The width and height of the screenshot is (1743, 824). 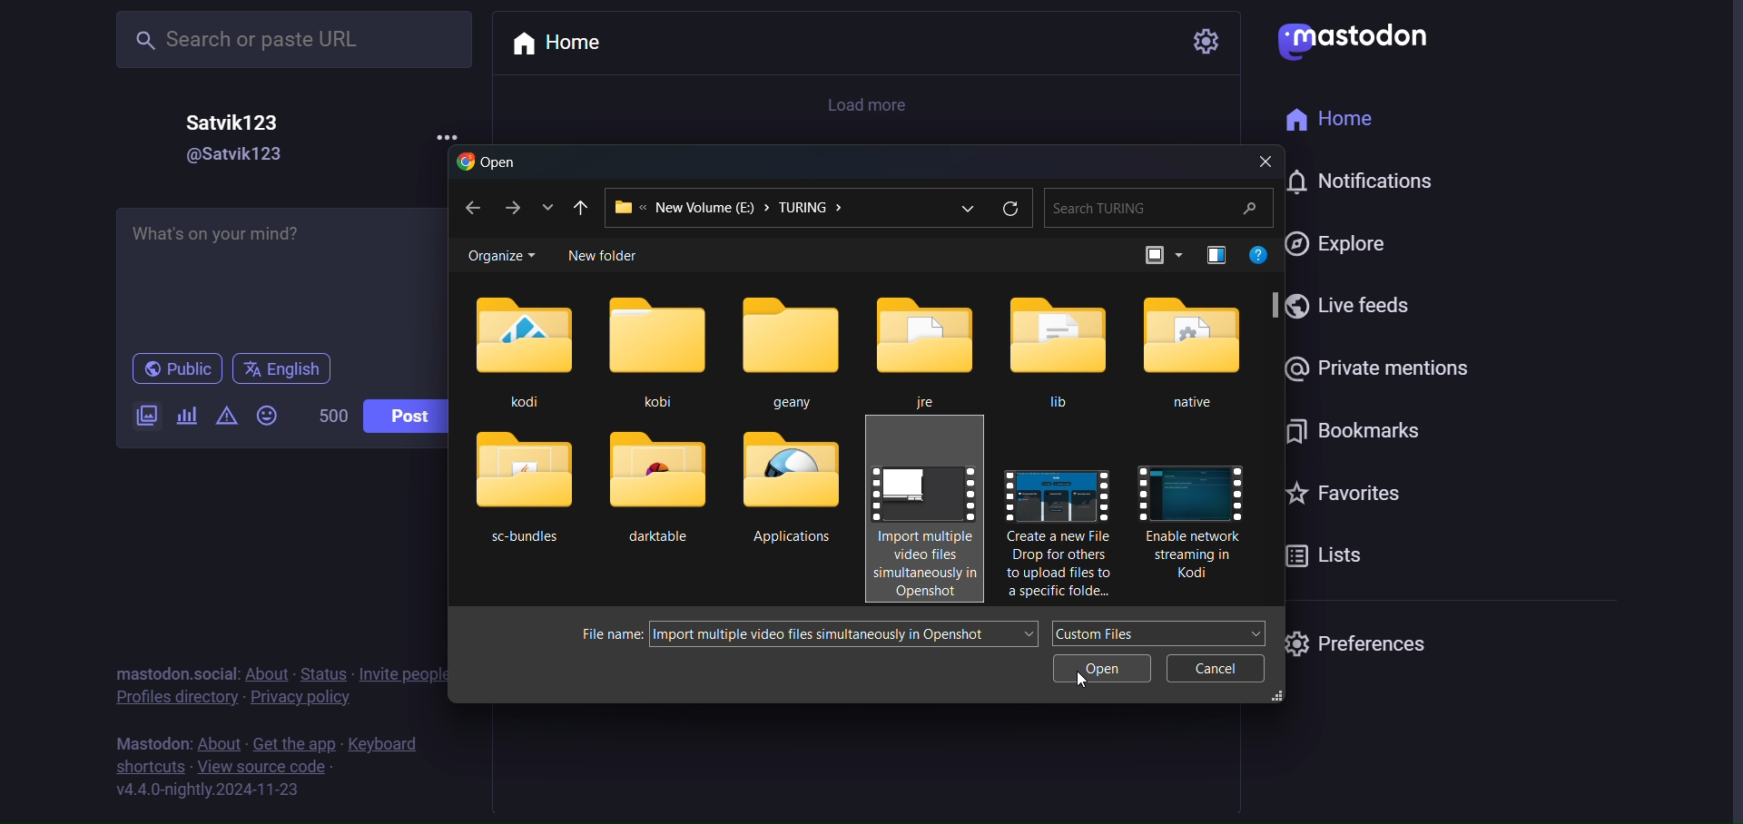 I want to click on version, so click(x=207, y=792).